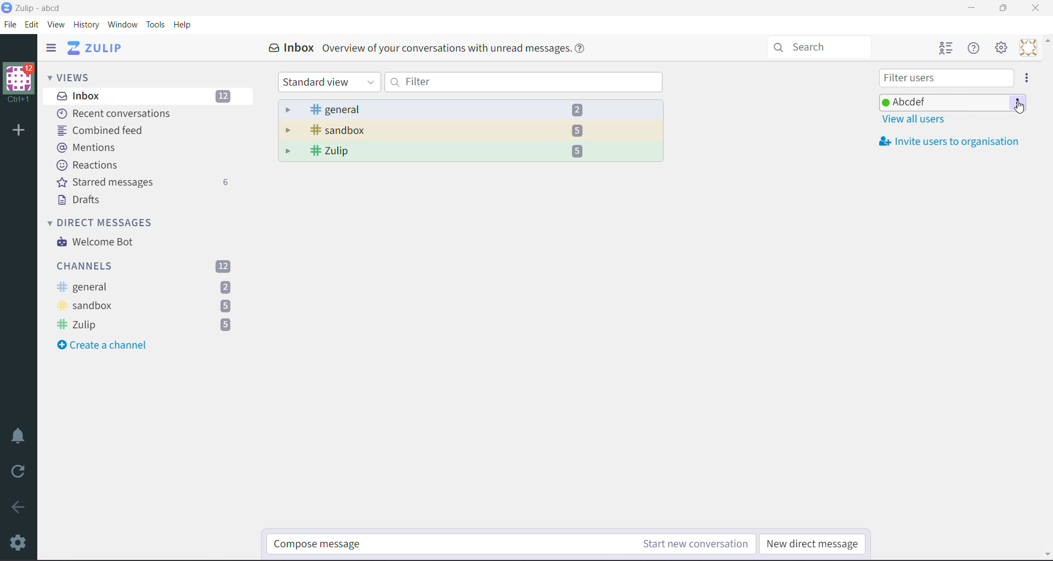 The image size is (1053, 561). I want to click on Reactions, so click(90, 165).